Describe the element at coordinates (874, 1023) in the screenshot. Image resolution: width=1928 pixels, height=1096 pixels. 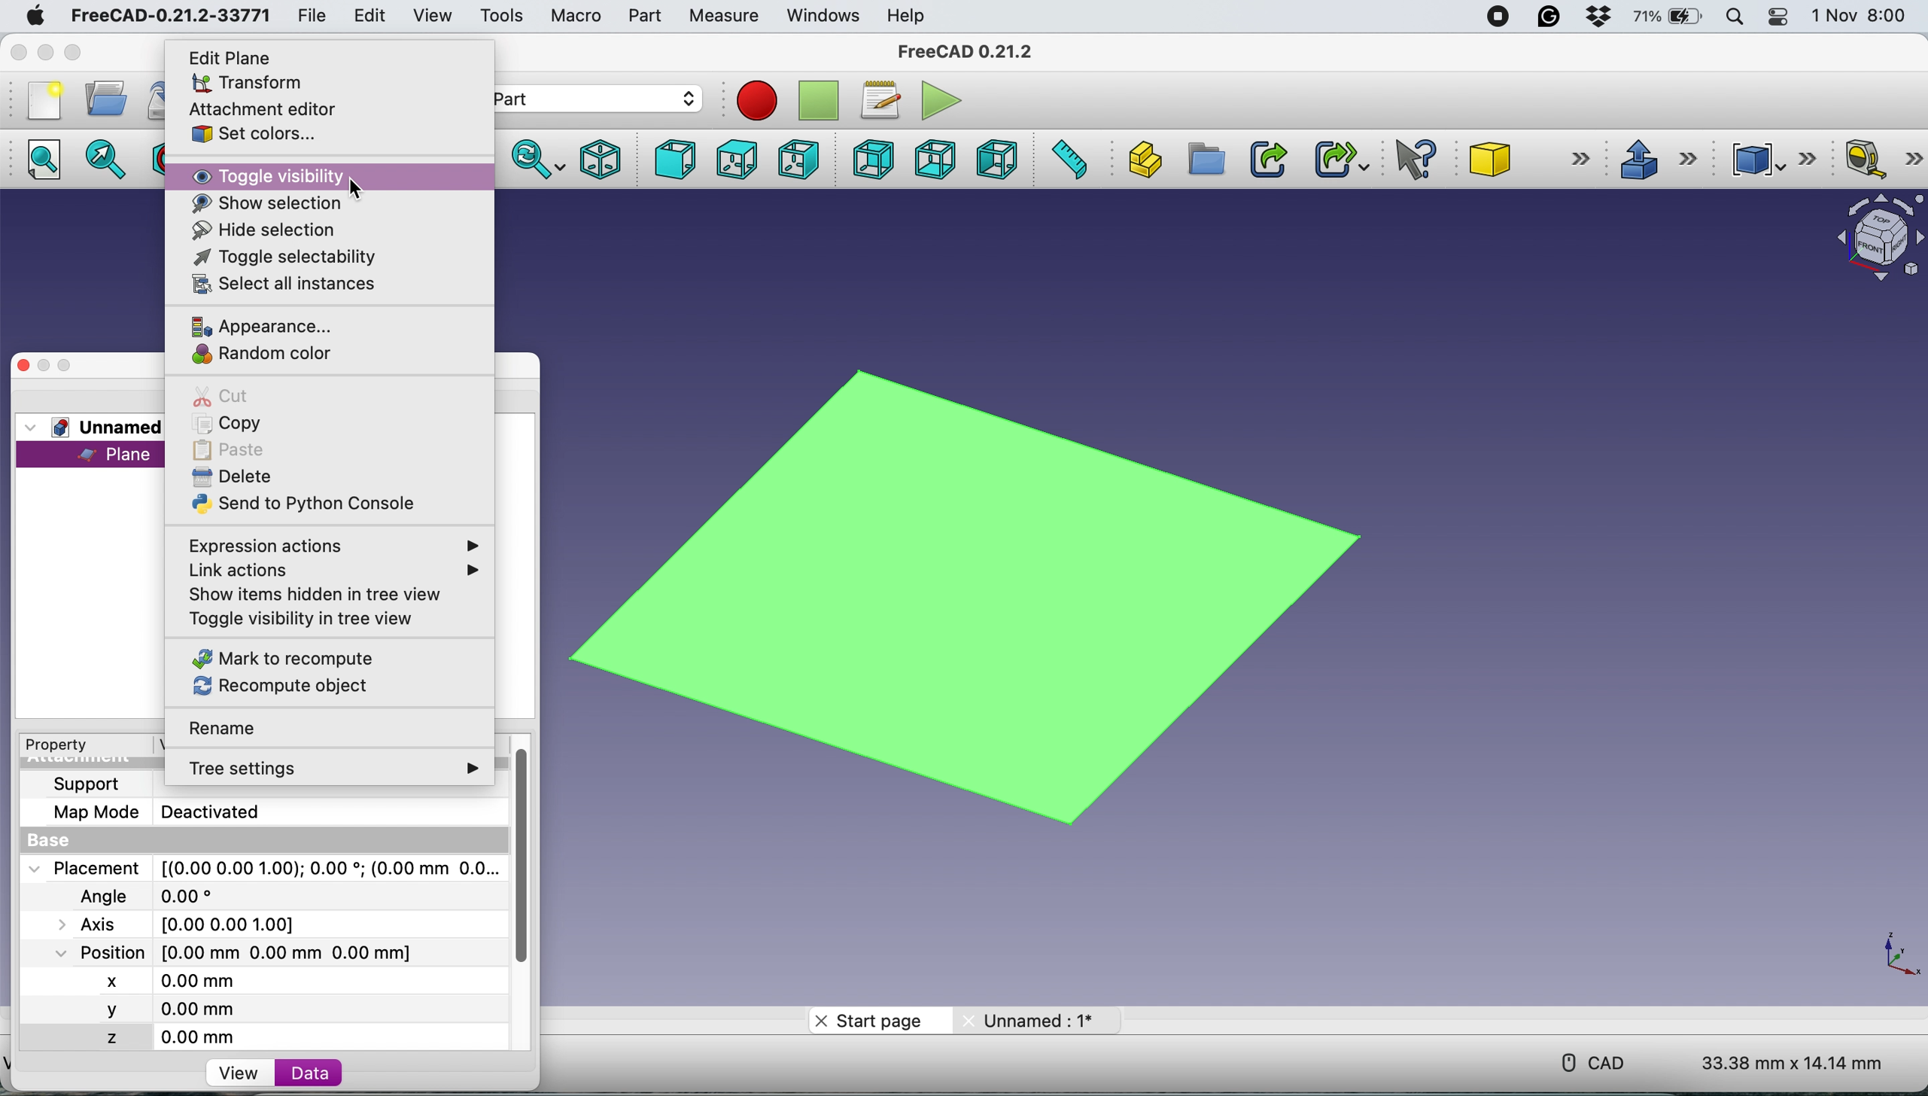
I see `start page` at that location.